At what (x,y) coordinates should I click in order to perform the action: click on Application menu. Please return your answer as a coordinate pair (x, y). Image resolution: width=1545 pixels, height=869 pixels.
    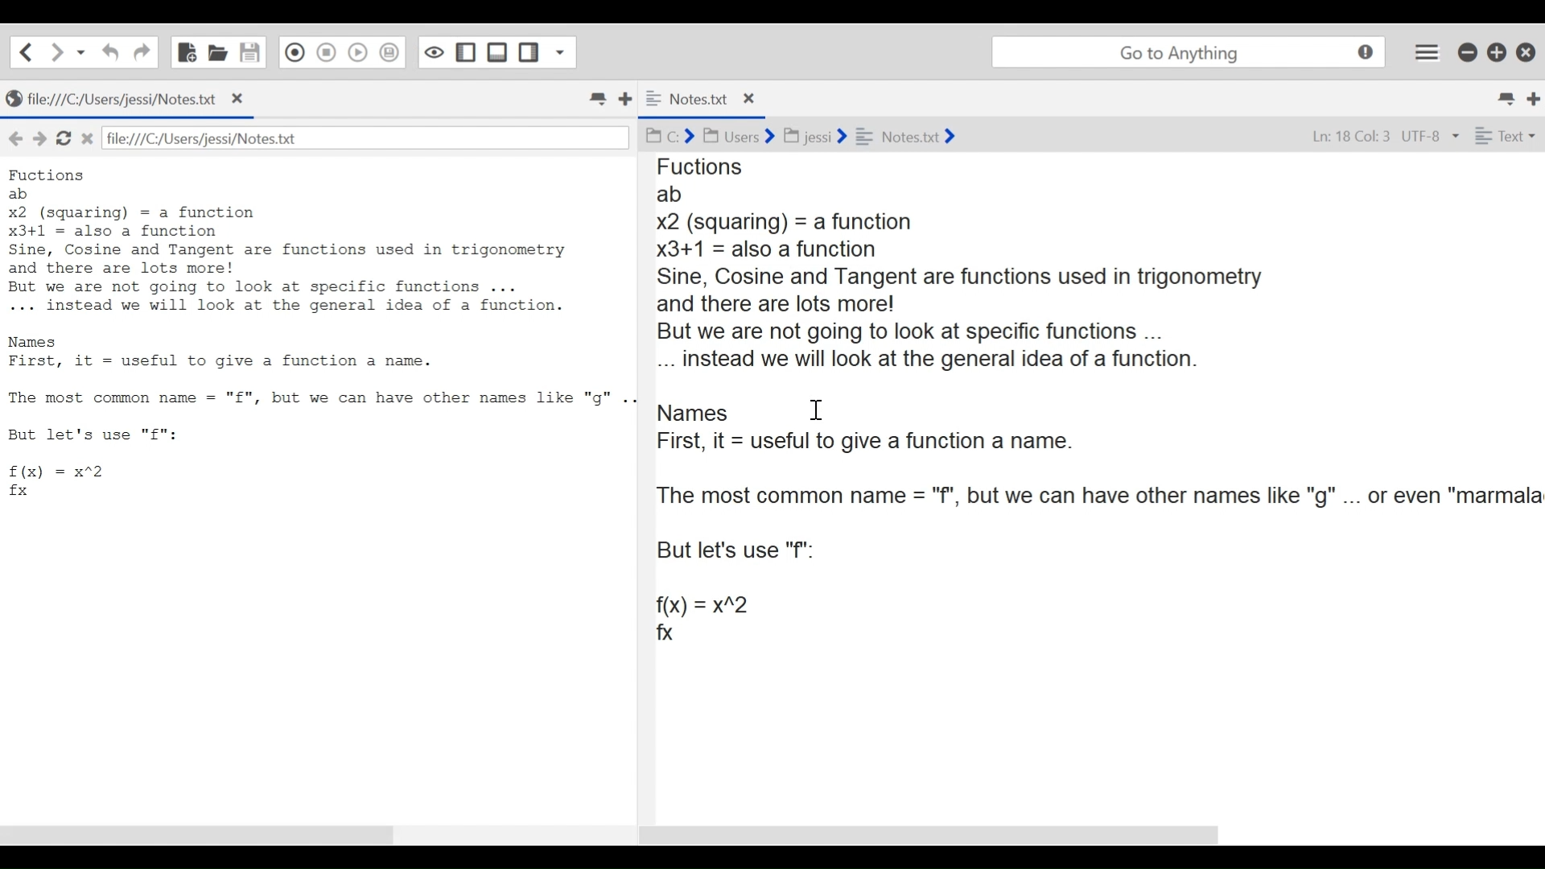
    Looking at the image, I should click on (1426, 50).